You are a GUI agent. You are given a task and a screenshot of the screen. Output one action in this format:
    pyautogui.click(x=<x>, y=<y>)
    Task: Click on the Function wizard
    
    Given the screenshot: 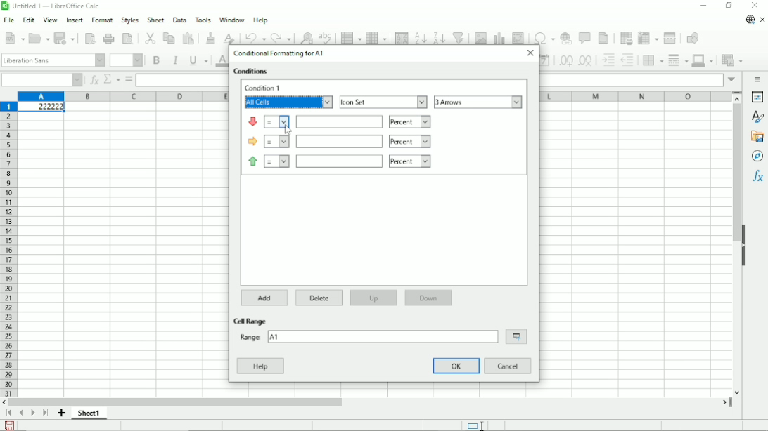 What is the action you would take?
    pyautogui.click(x=93, y=80)
    